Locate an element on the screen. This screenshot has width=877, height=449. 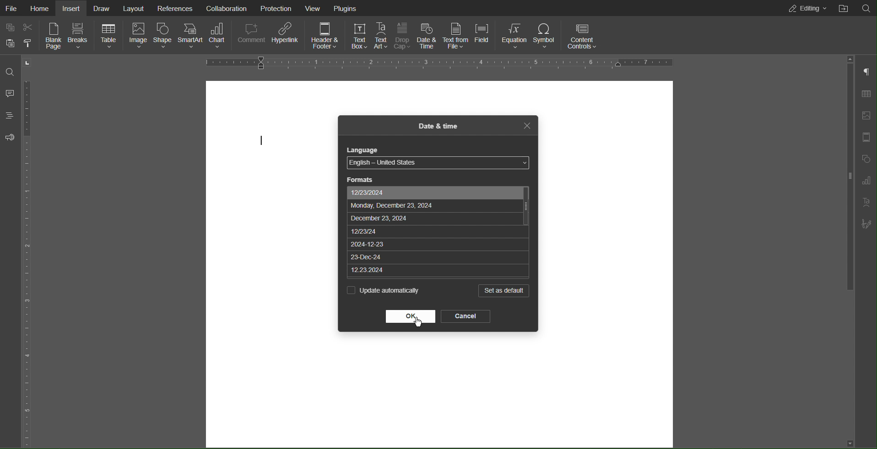
12/23/2024 is located at coordinates (434, 193).